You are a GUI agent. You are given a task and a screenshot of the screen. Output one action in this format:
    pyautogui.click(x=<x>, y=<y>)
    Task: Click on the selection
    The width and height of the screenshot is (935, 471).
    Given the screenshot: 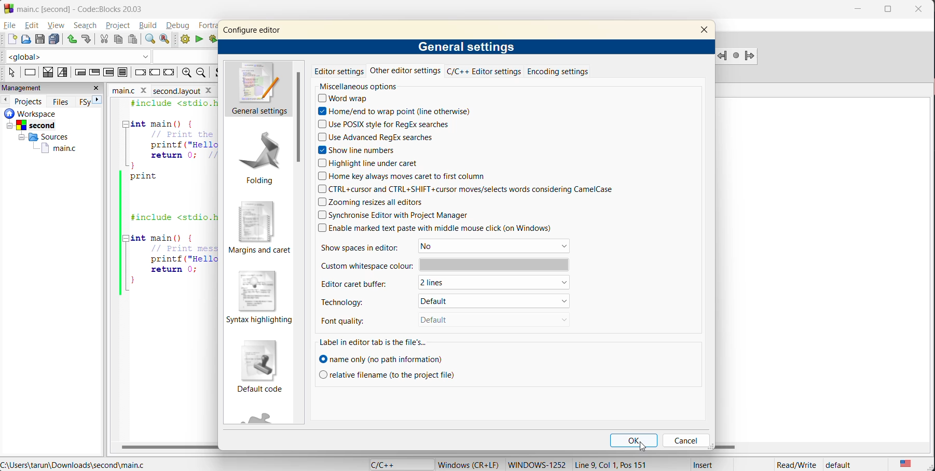 What is the action you would take?
    pyautogui.click(x=63, y=73)
    